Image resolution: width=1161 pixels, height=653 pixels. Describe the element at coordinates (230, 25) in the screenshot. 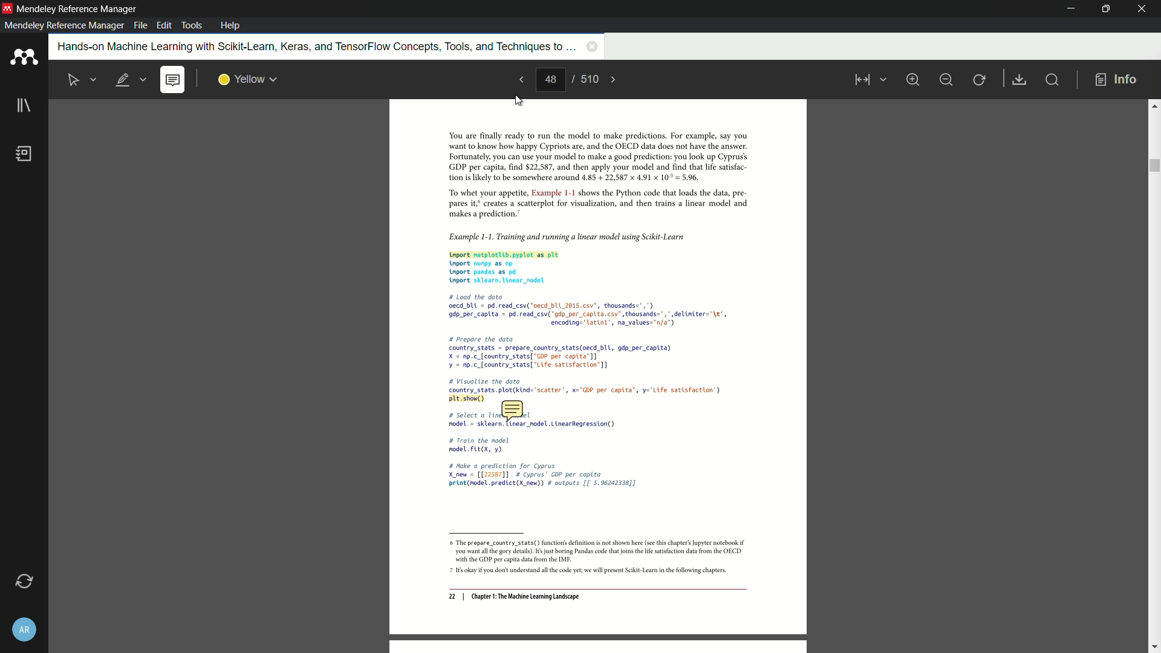

I see `help menu` at that location.